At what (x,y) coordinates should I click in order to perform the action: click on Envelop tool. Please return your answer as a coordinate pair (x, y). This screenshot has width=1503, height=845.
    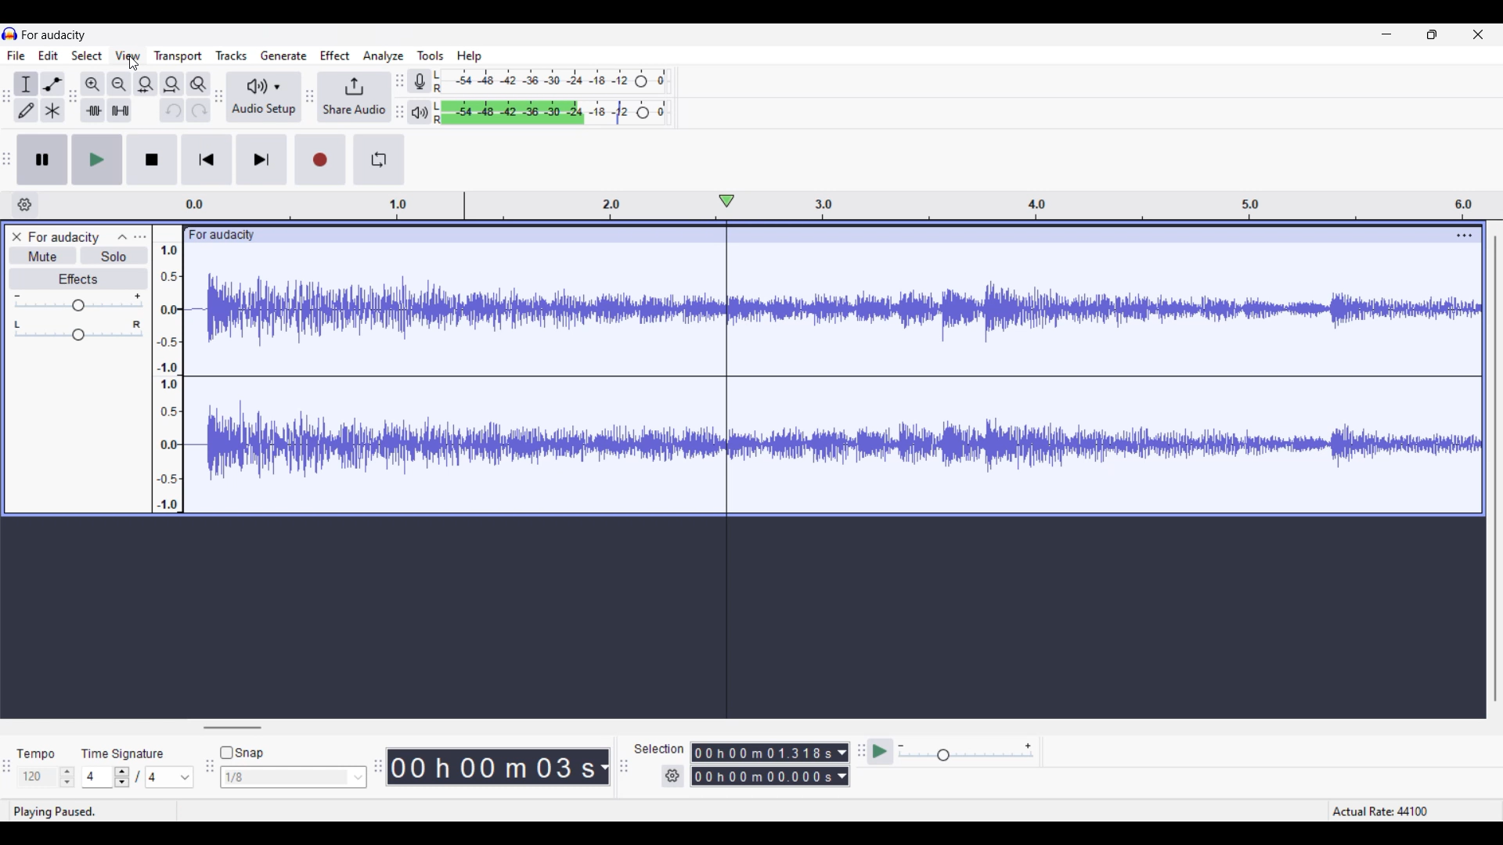
    Looking at the image, I should click on (52, 84).